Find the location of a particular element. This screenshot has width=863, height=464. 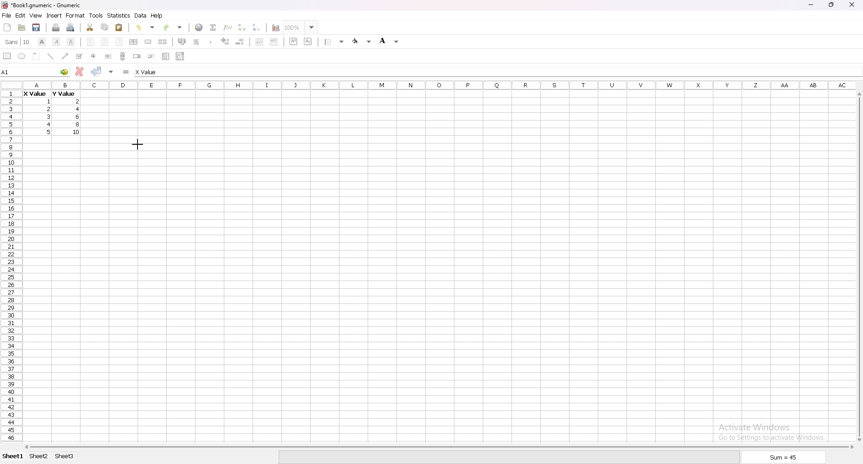

value is located at coordinates (48, 109).